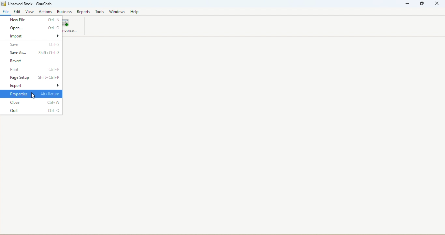 This screenshot has height=235, width=445. What do you see at coordinates (30, 12) in the screenshot?
I see `View` at bounding box center [30, 12].